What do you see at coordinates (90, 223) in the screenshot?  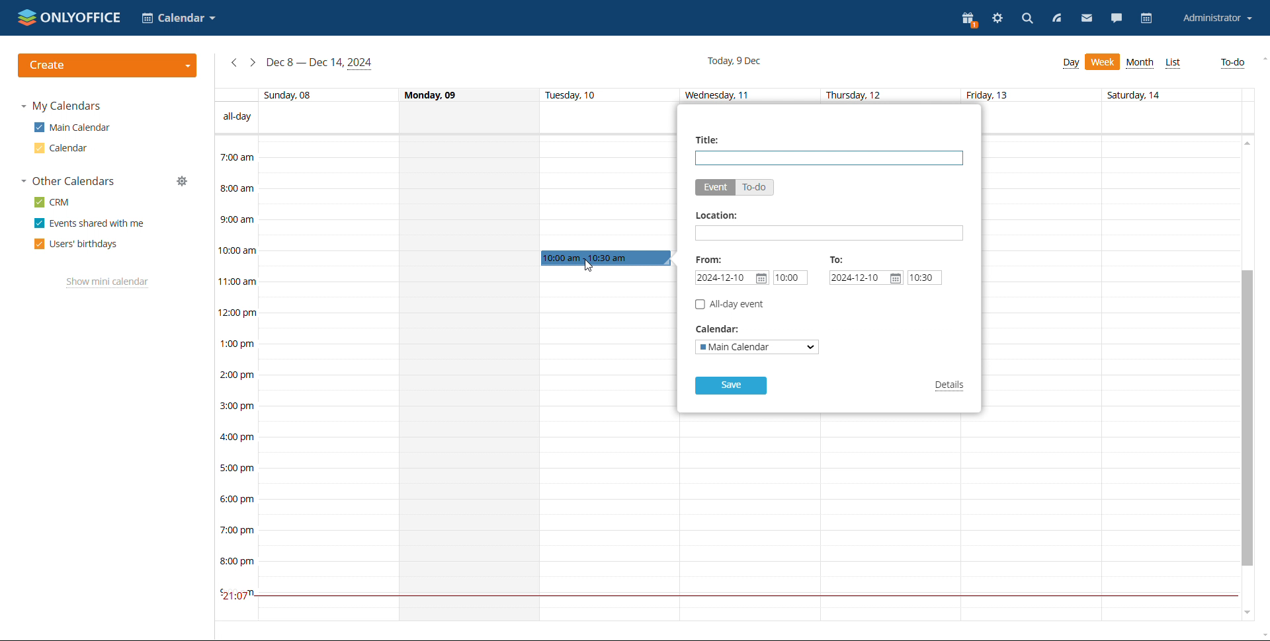 I see `events shared with me` at bounding box center [90, 223].